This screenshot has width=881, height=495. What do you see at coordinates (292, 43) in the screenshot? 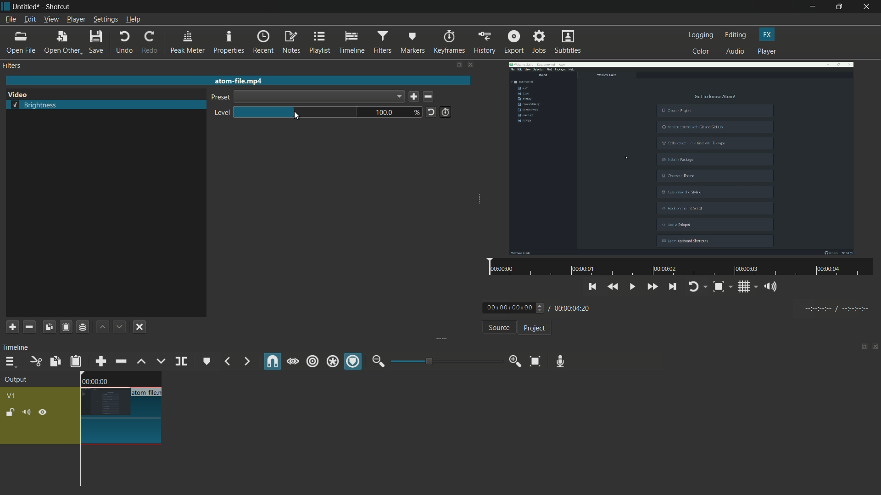
I see `notes` at bounding box center [292, 43].